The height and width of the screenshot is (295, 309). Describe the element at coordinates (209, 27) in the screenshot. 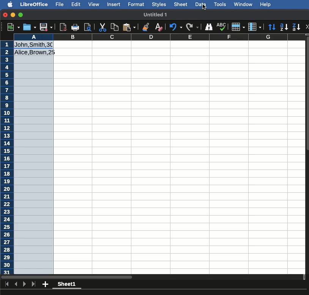

I see `Finding` at that location.